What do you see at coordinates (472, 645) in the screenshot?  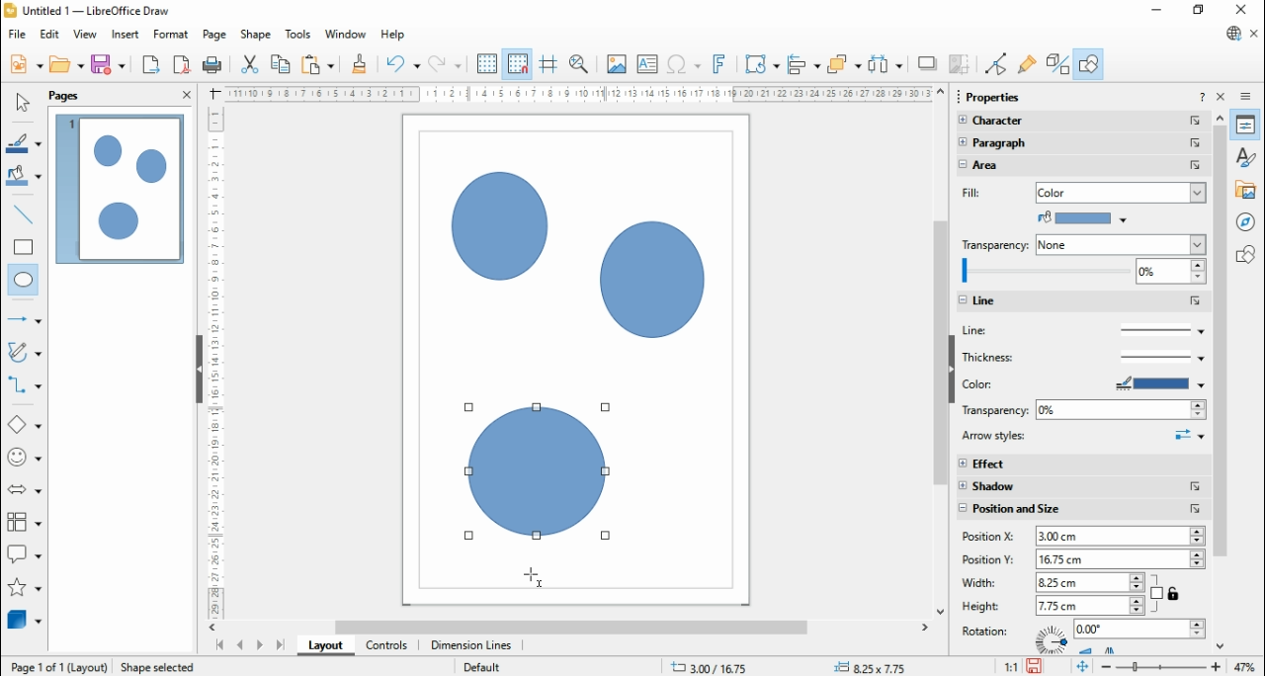 I see `dimension lines` at bounding box center [472, 645].